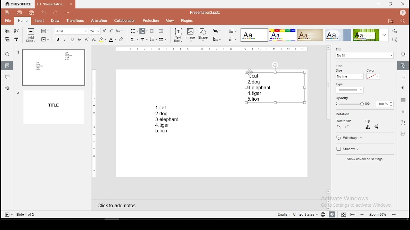 This screenshot has height=230, width=410. Describe the element at coordinates (255, 35) in the screenshot. I see `theme` at that location.